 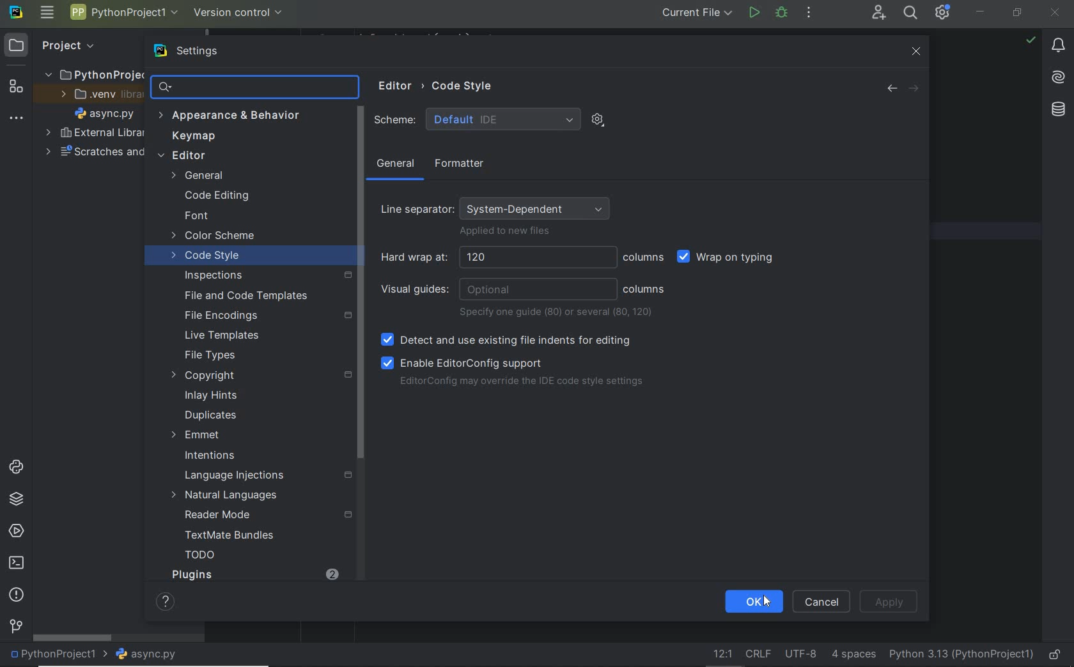 I want to click on File and Code Templates, so click(x=240, y=295).